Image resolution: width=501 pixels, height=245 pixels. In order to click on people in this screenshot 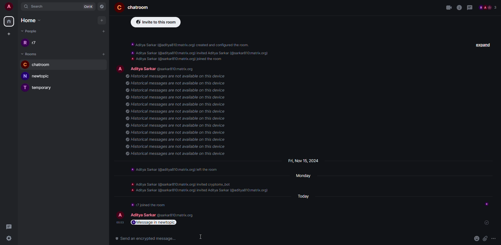, I will do `click(488, 7)`.